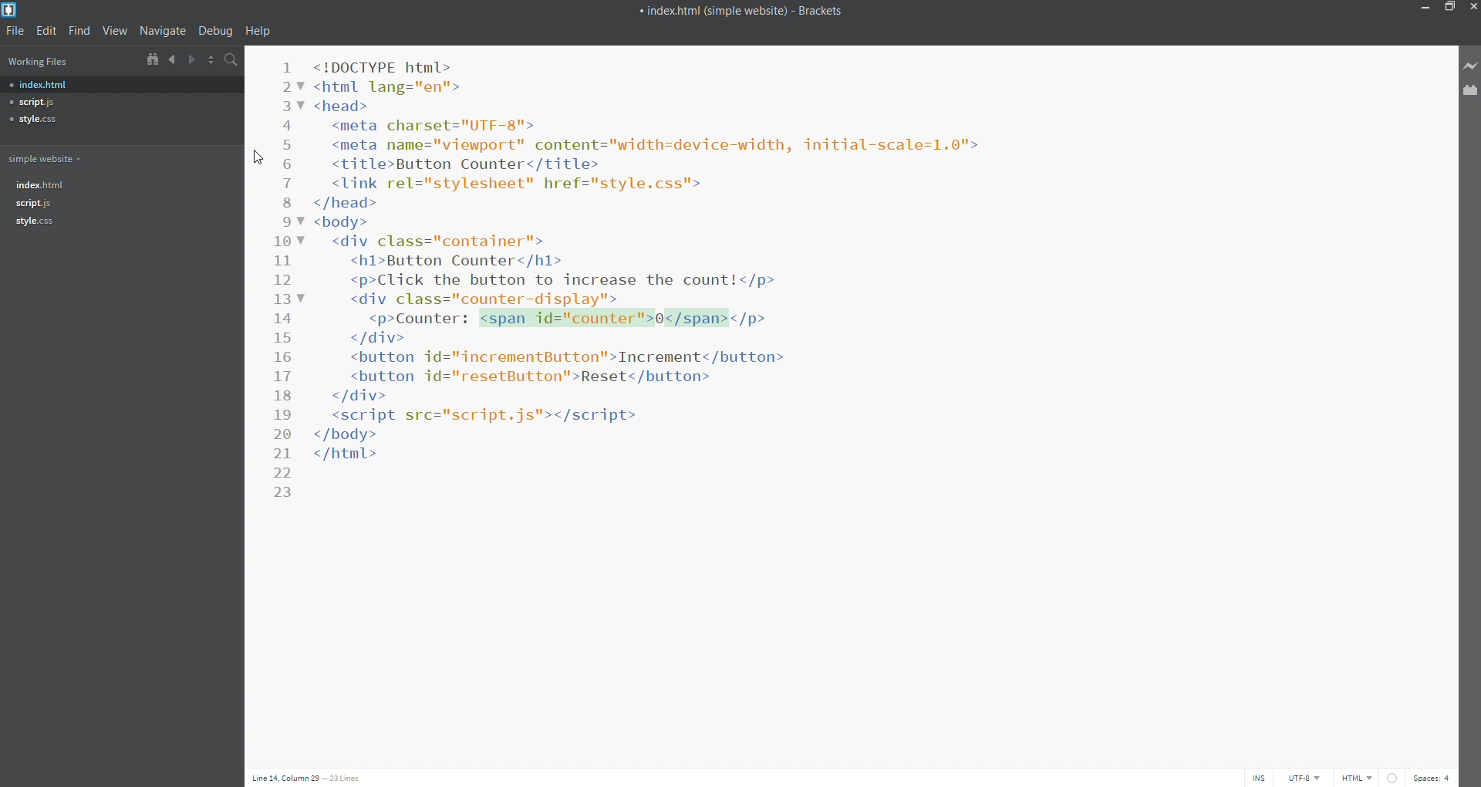 Image resolution: width=1481 pixels, height=787 pixels. What do you see at coordinates (285, 281) in the screenshot?
I see `line number` at bounding box center [285, 281].